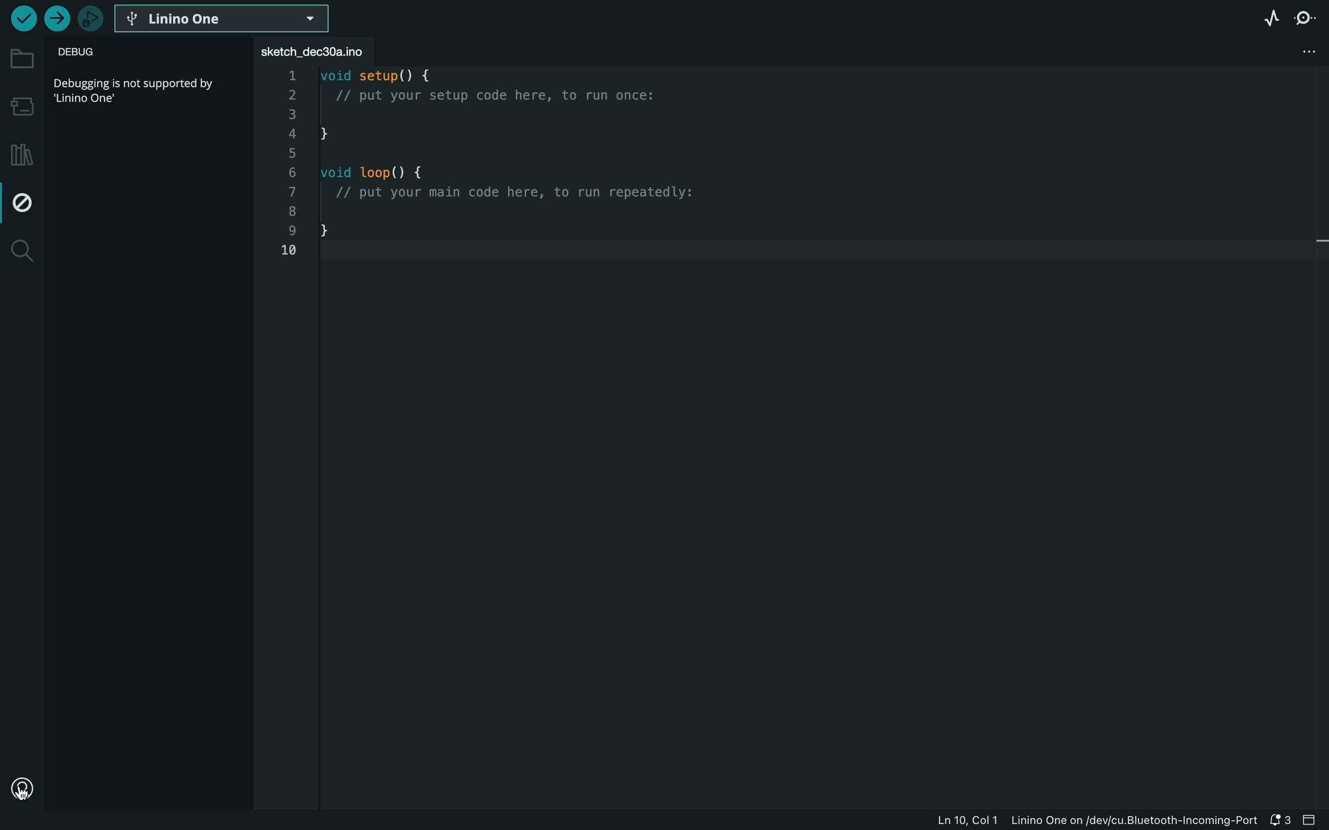  What do you see at coordinates (1282, 821) in the screenshot?
I see `notification` at bounding box center [1282, 821].